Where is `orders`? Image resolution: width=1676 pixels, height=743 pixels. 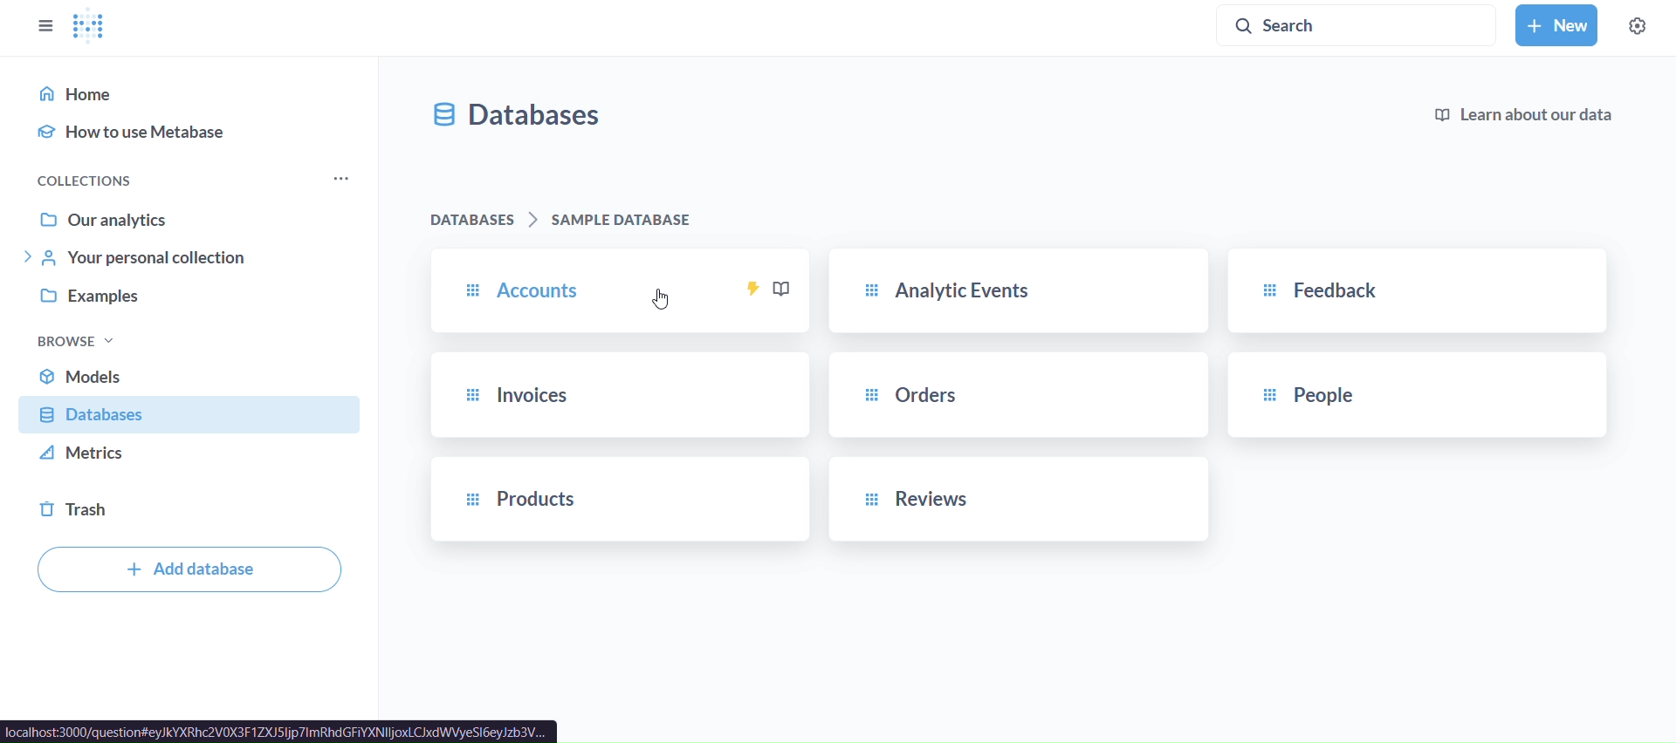
orders is located at coordinates (1018, 397).